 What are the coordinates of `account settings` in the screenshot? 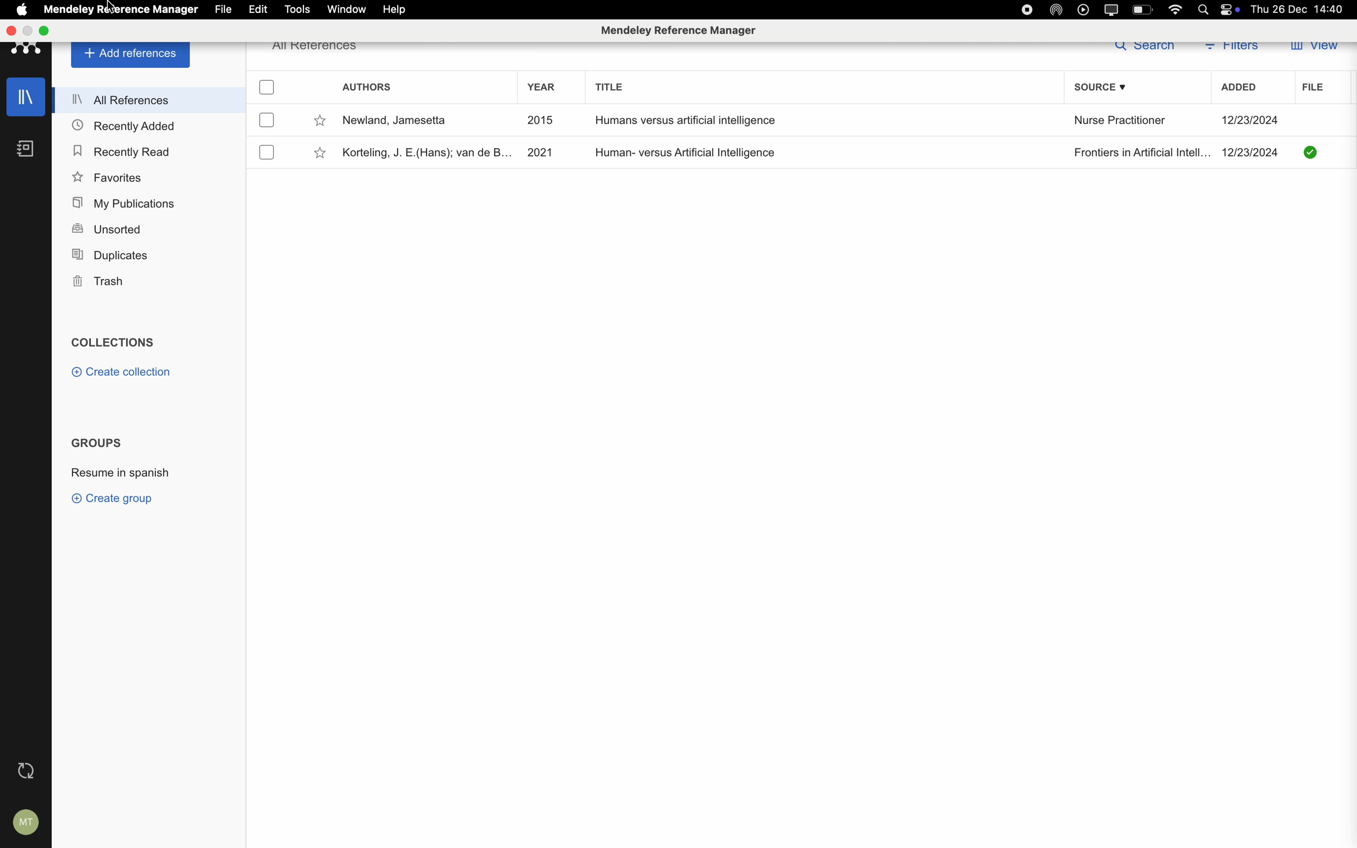 It's located at (27, 824).